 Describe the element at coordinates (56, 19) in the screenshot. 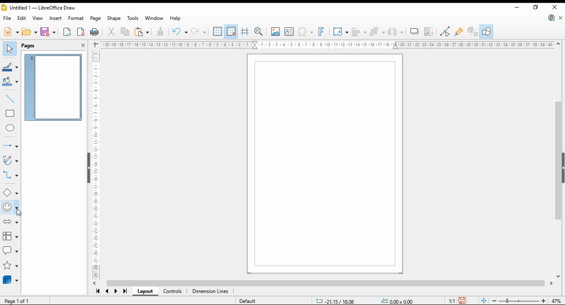

I see `insert` at that location.